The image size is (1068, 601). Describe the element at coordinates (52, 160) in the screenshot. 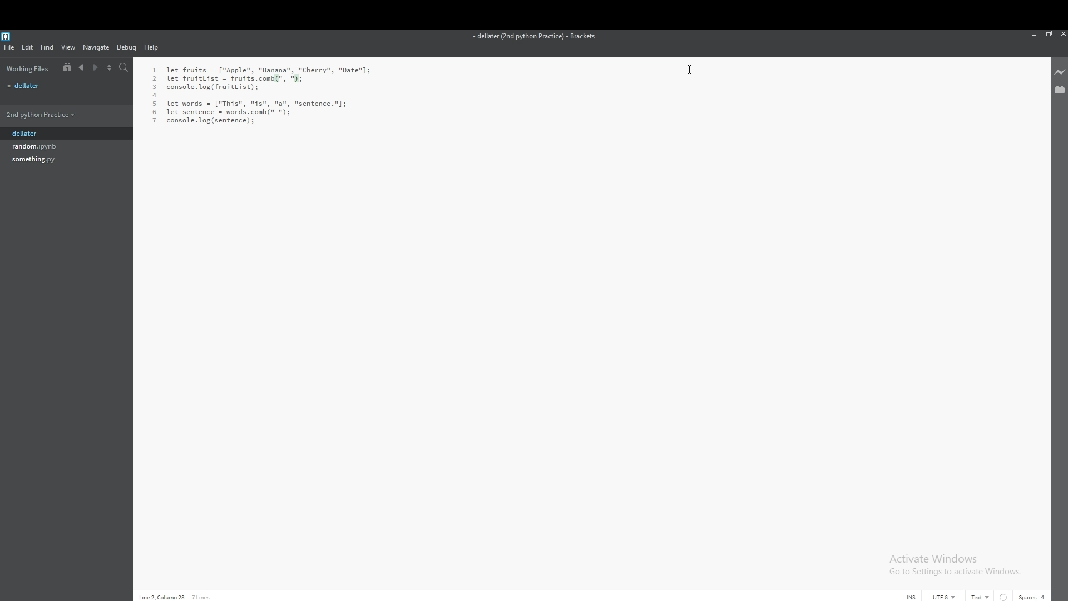

I see `file` at that location.